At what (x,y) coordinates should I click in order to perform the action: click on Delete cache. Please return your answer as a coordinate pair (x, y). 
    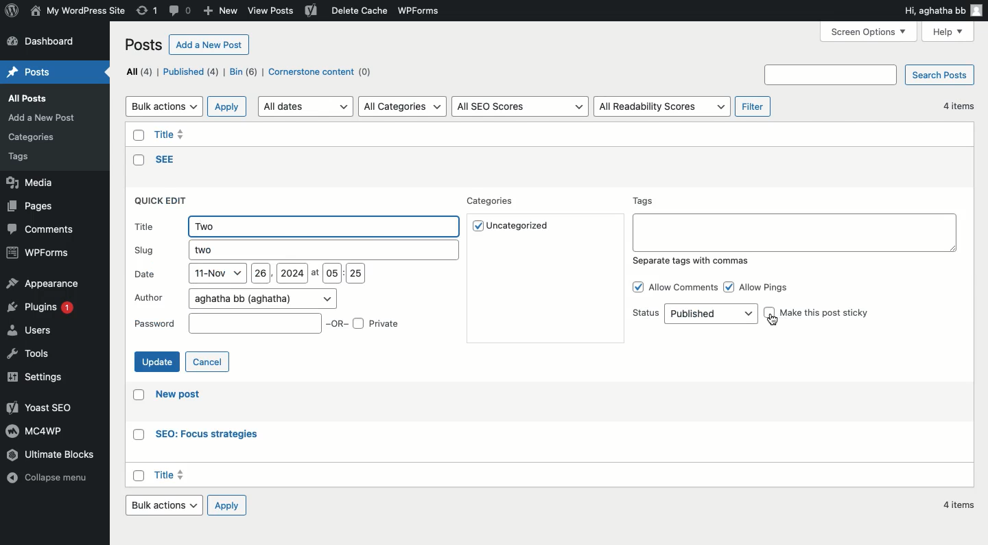
    Looking at the image, I should click on (357, 11).